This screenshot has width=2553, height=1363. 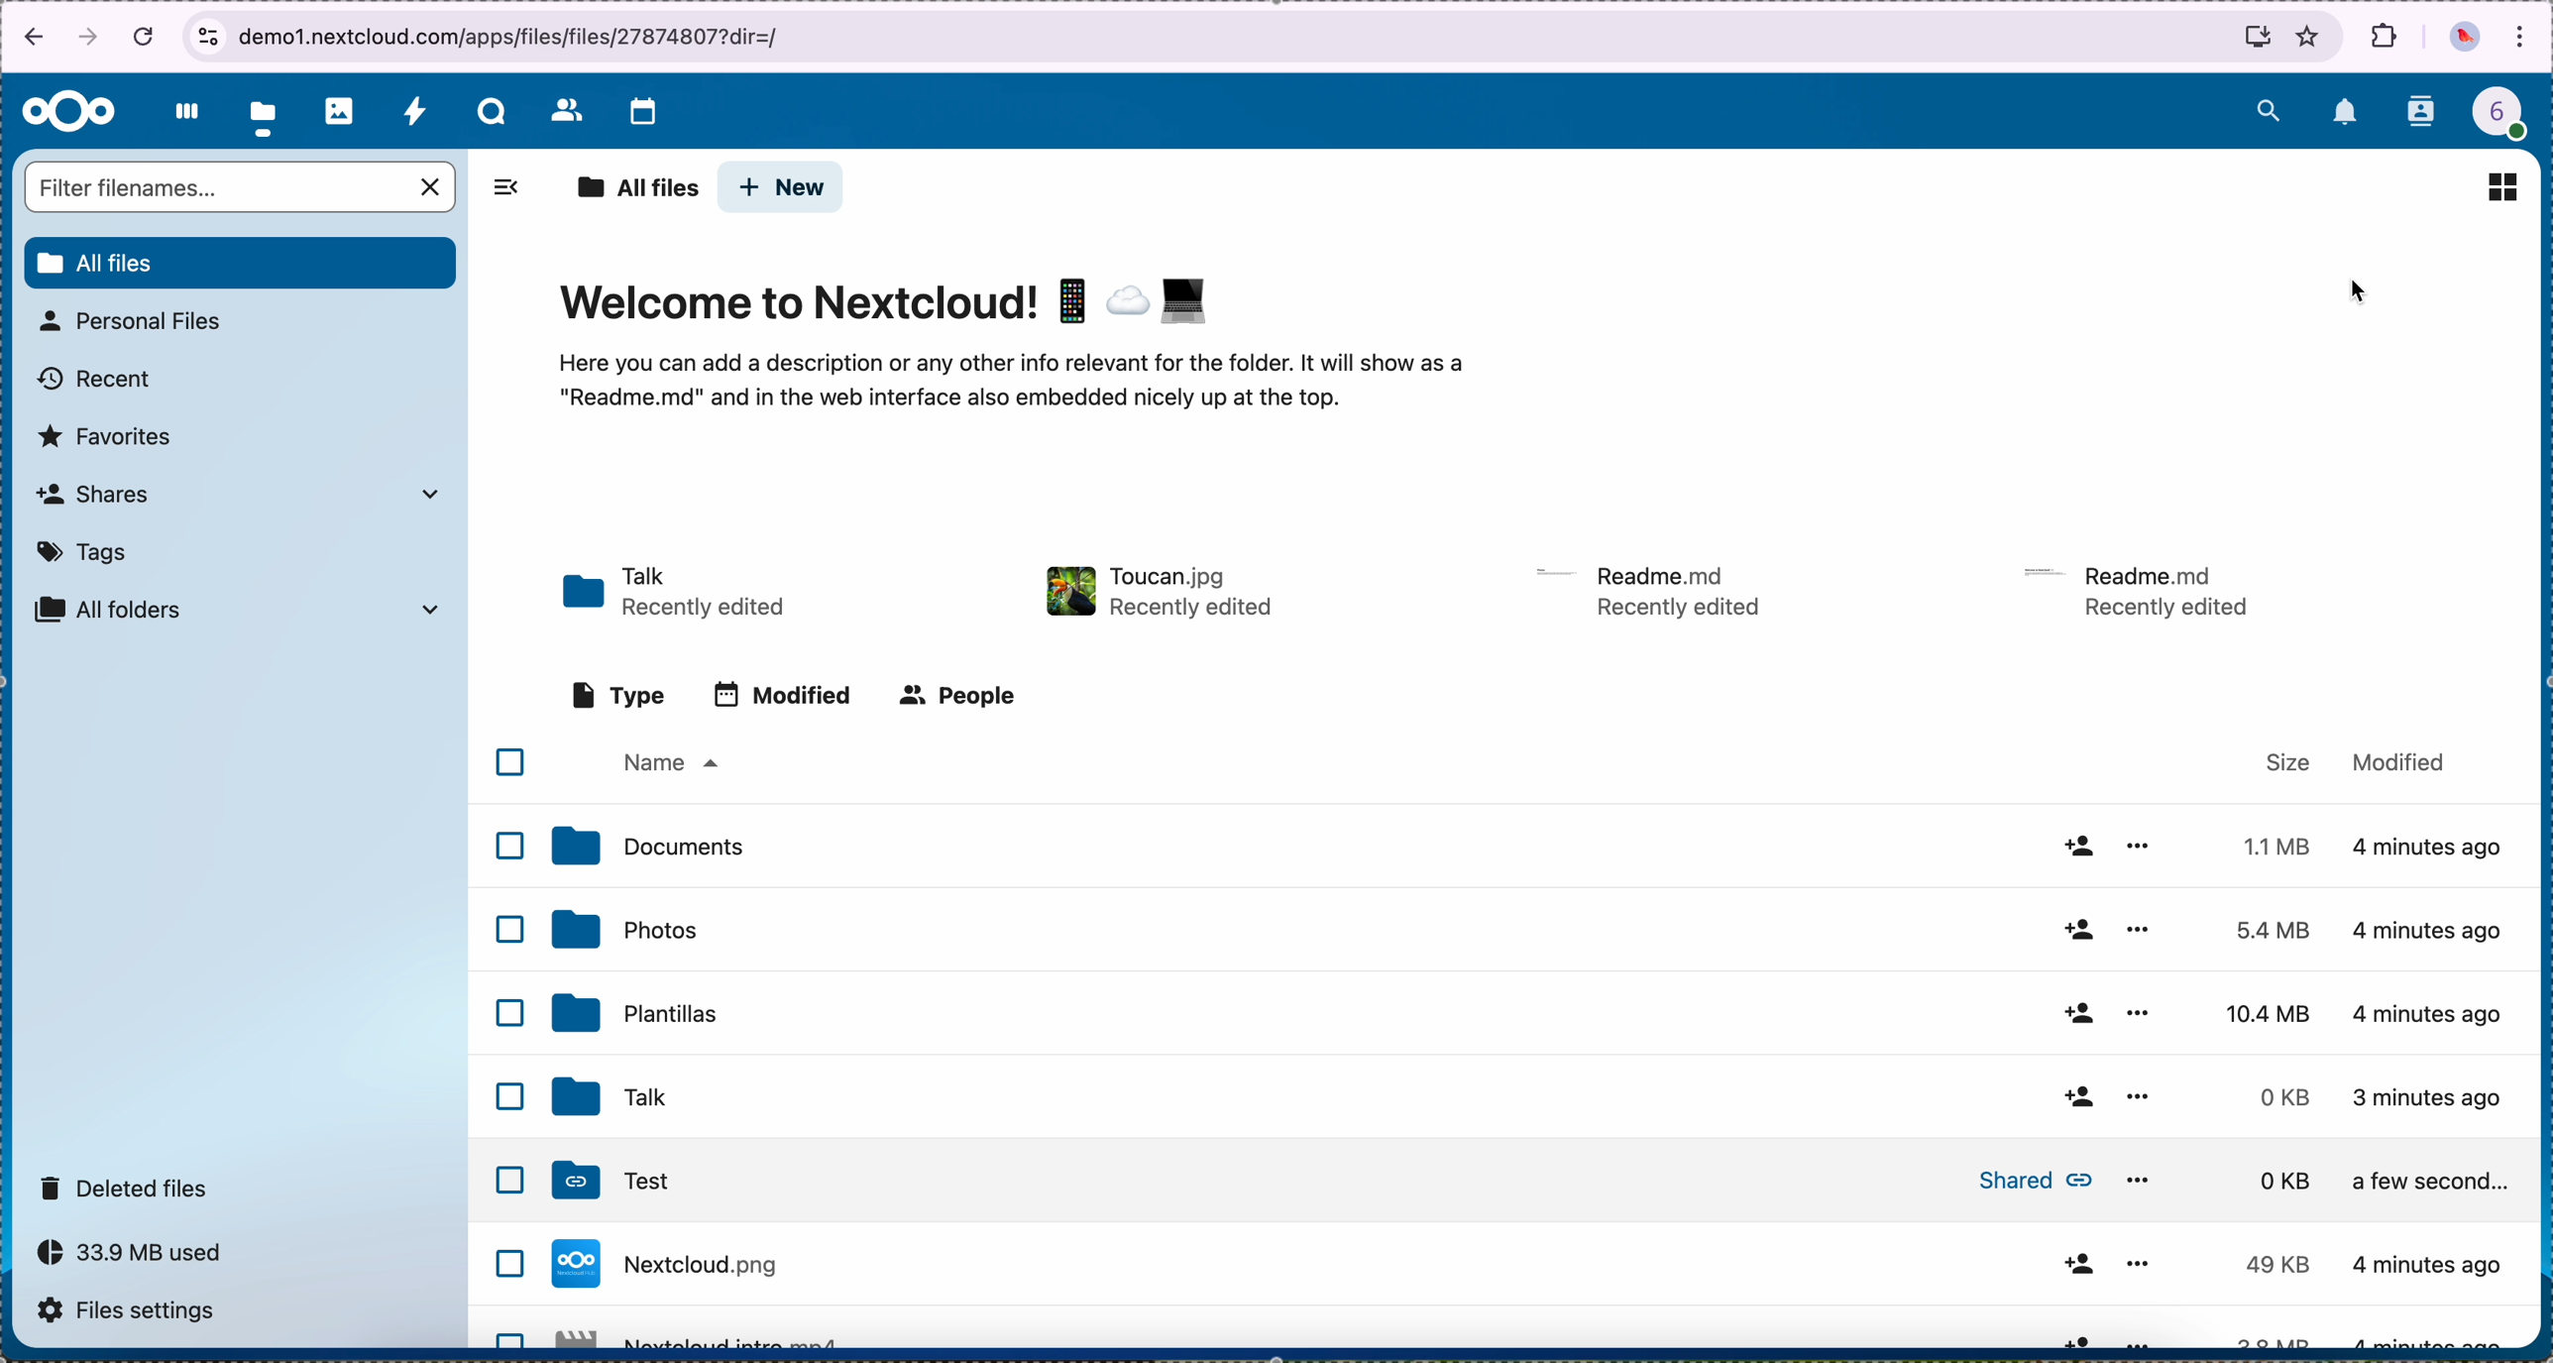 I want to click on 4 minutes ago, so click(x=2427, y=1265).